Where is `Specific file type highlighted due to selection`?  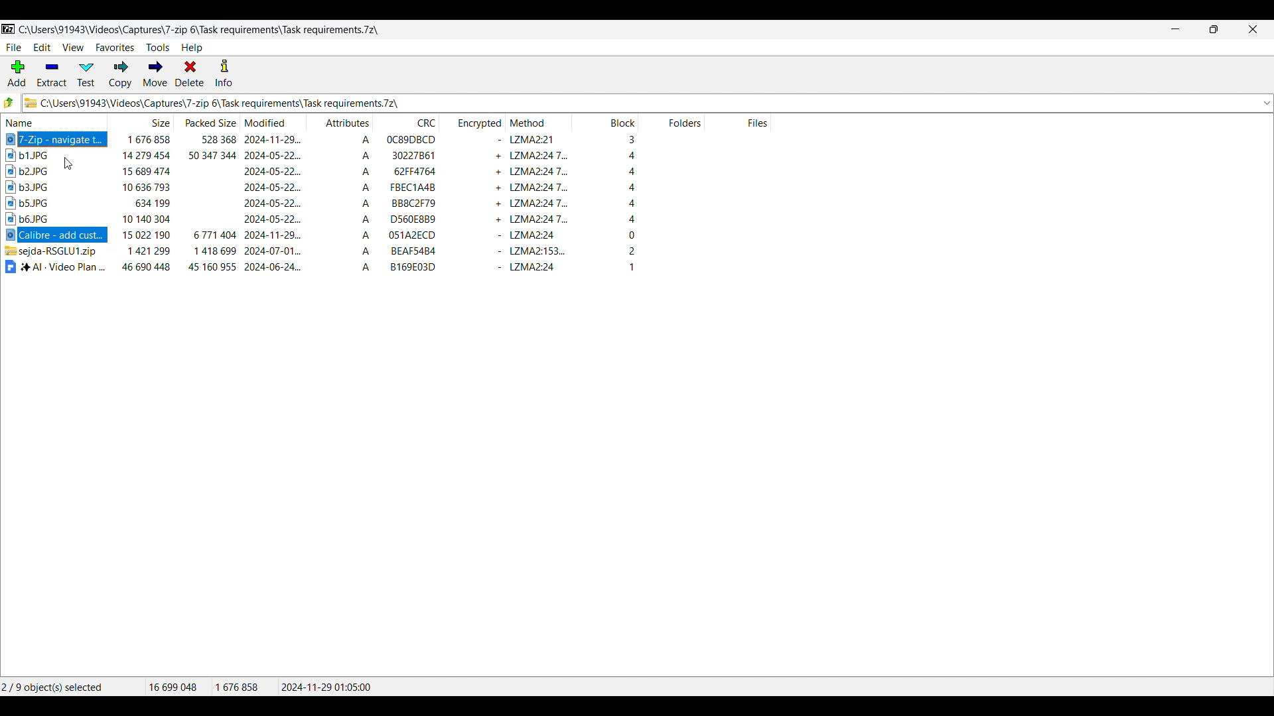 Specific file type highlighted due to selection is located at coordinates (55, 235).